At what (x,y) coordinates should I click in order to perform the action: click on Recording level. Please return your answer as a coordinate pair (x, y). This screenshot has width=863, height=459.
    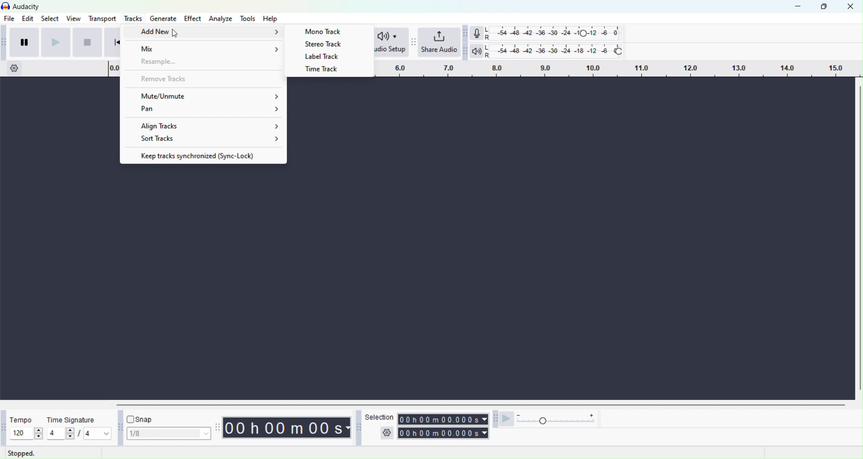
    Looking at the image, I should click on (553, 33).